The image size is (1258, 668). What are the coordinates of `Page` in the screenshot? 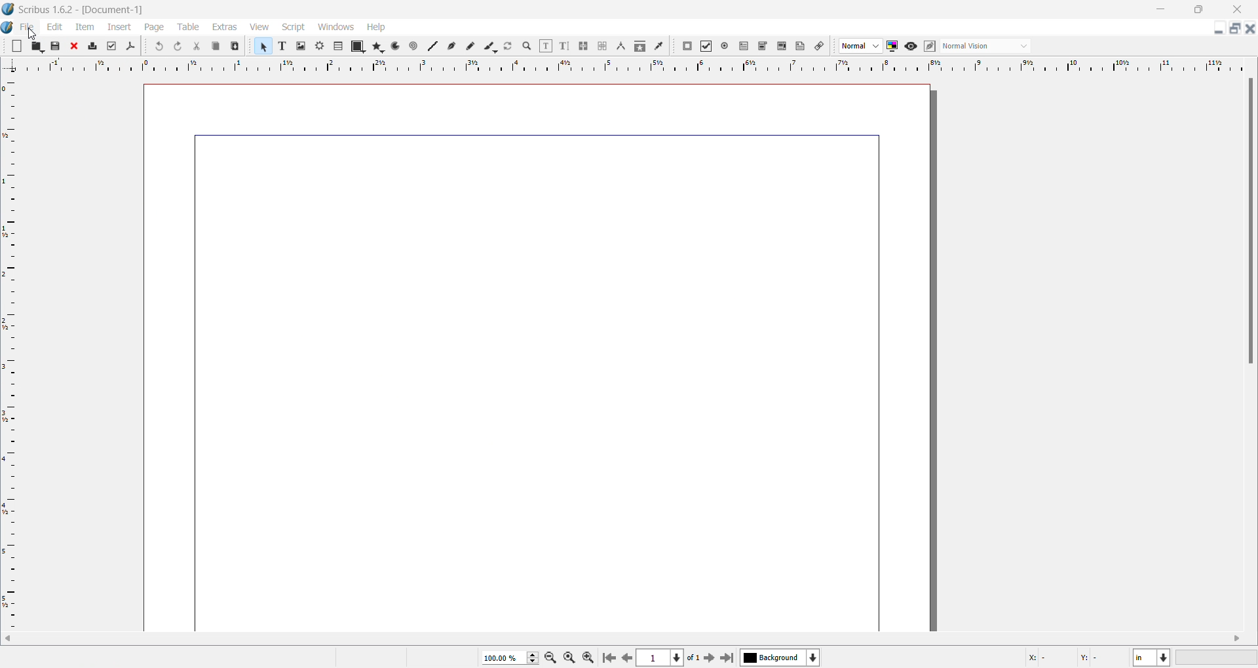 It's located at (155, 27).